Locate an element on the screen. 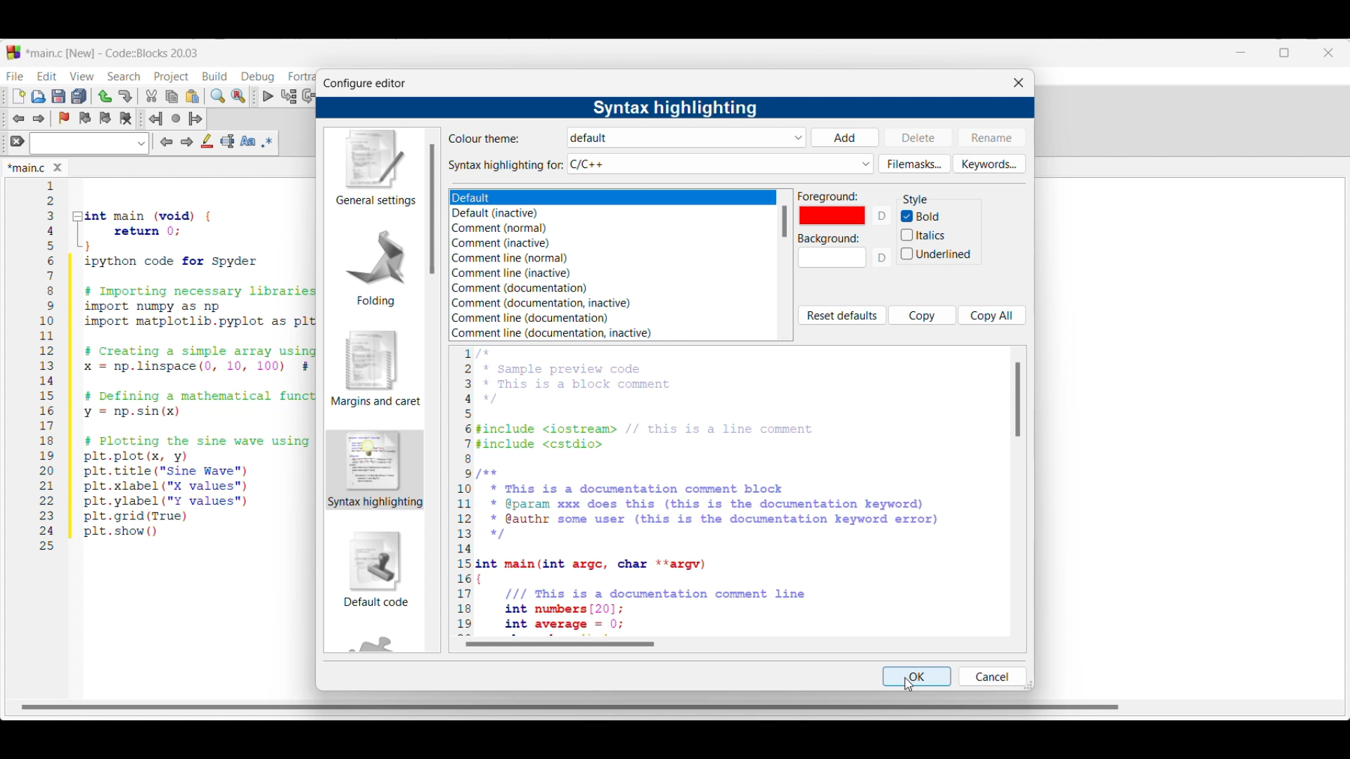 Image resolution: width=1350 pixels, height=759 pixels. Cancel is located at coordinates (991, 676).